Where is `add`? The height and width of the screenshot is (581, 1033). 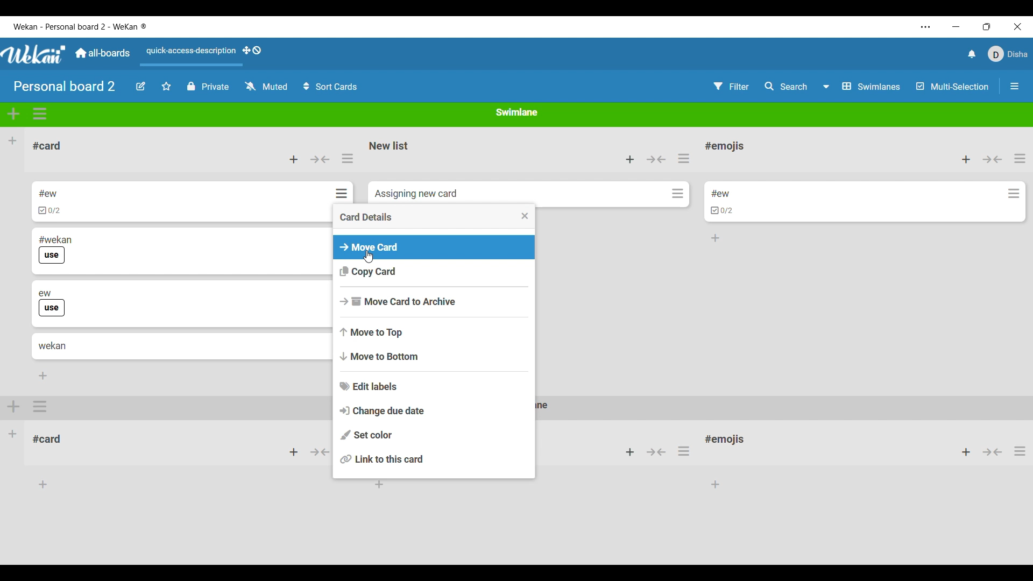 add is located at coordinates (627, 452).